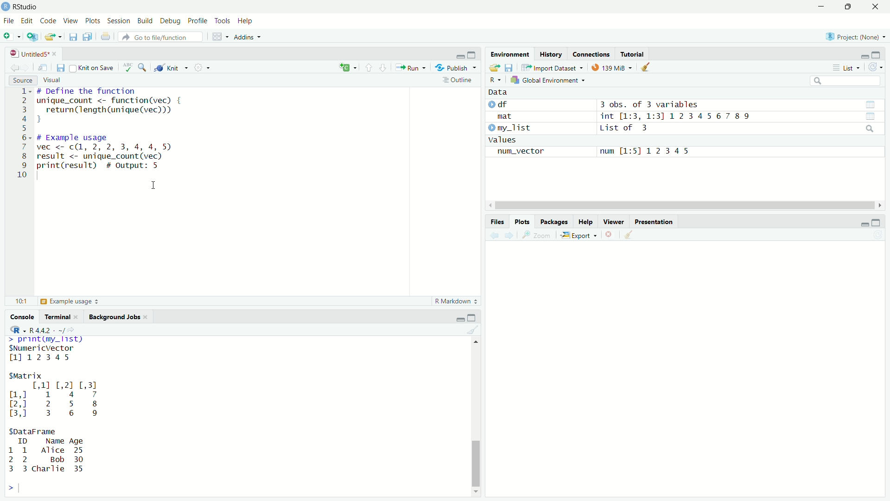 Image resolution: width=890 pixels, height=501 pixels. Describe the element at coordinates (634, 55) in the screenshot. I see `tutorial` at that location.